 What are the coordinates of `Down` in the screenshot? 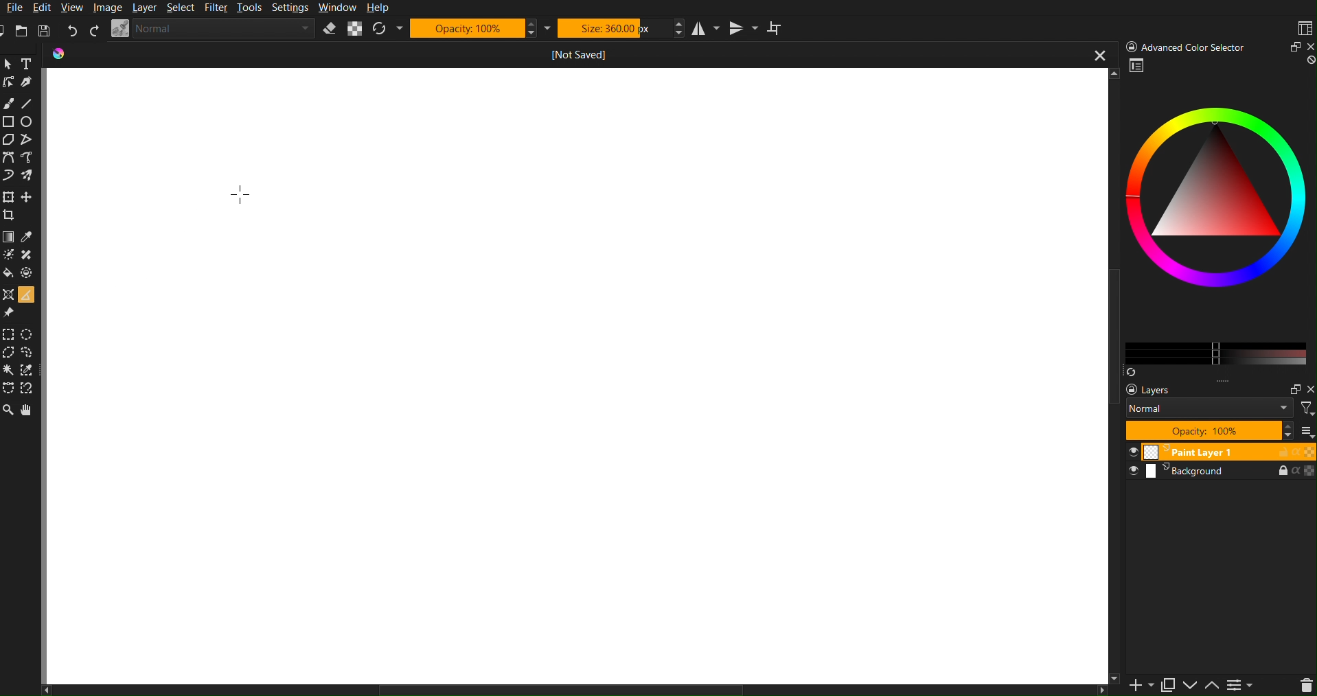 It's located at (1194, 686).